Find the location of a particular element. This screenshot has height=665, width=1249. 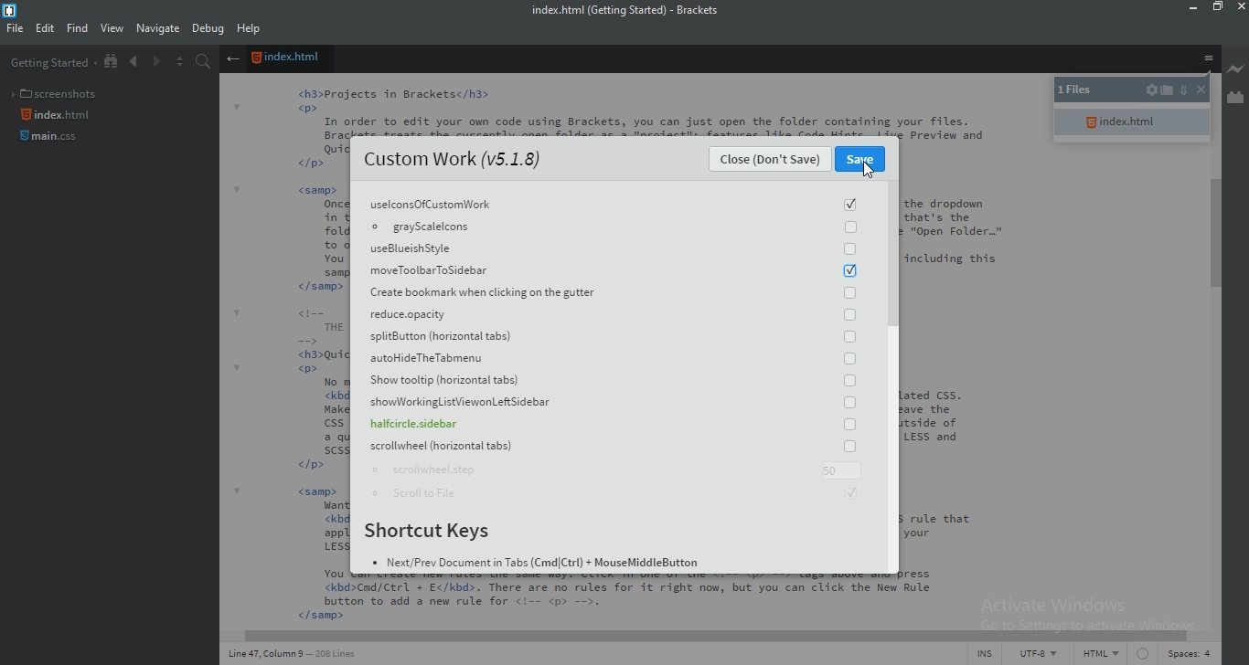

View is located at coordinates (112, 29).